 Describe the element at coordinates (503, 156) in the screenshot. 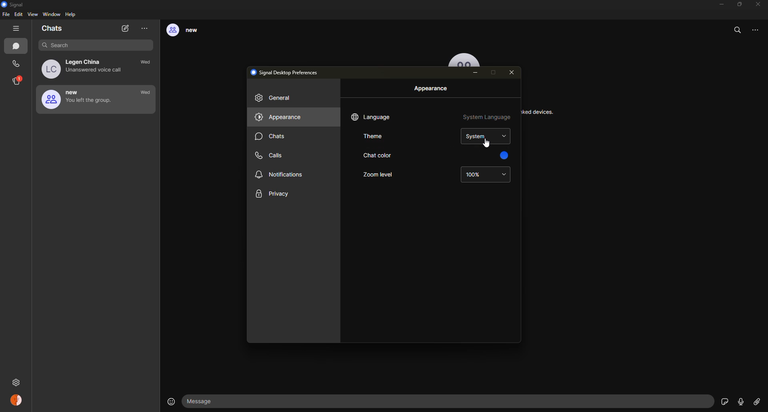

I see `blue` at that location.